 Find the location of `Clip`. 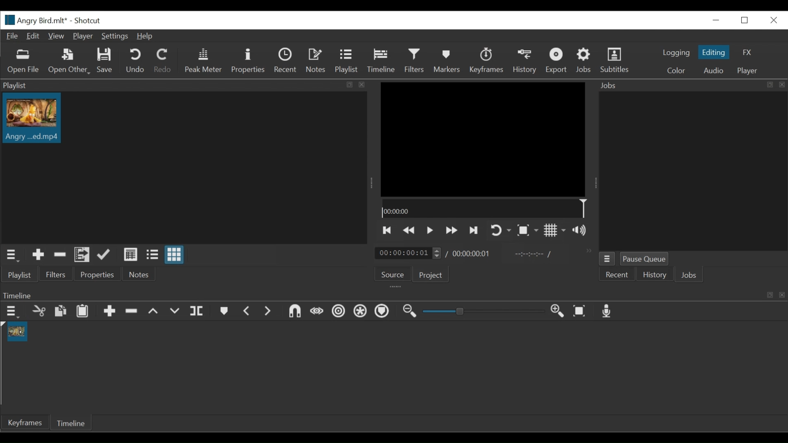

Clip is located at coordinates (33, 118).